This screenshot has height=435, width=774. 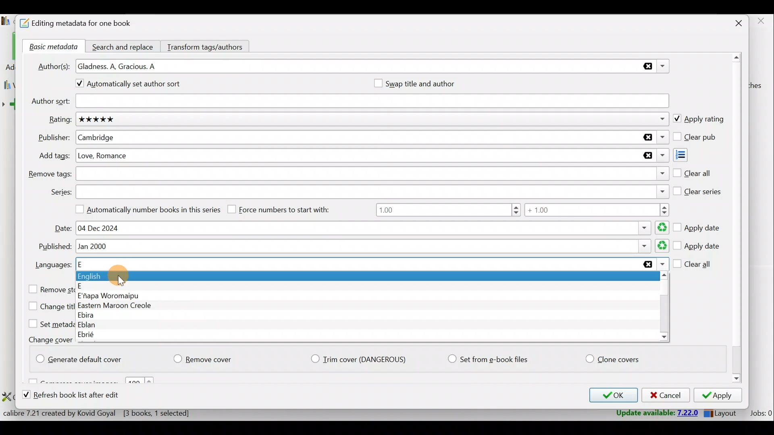 I want to click on OK, so click(x=611, y=395).